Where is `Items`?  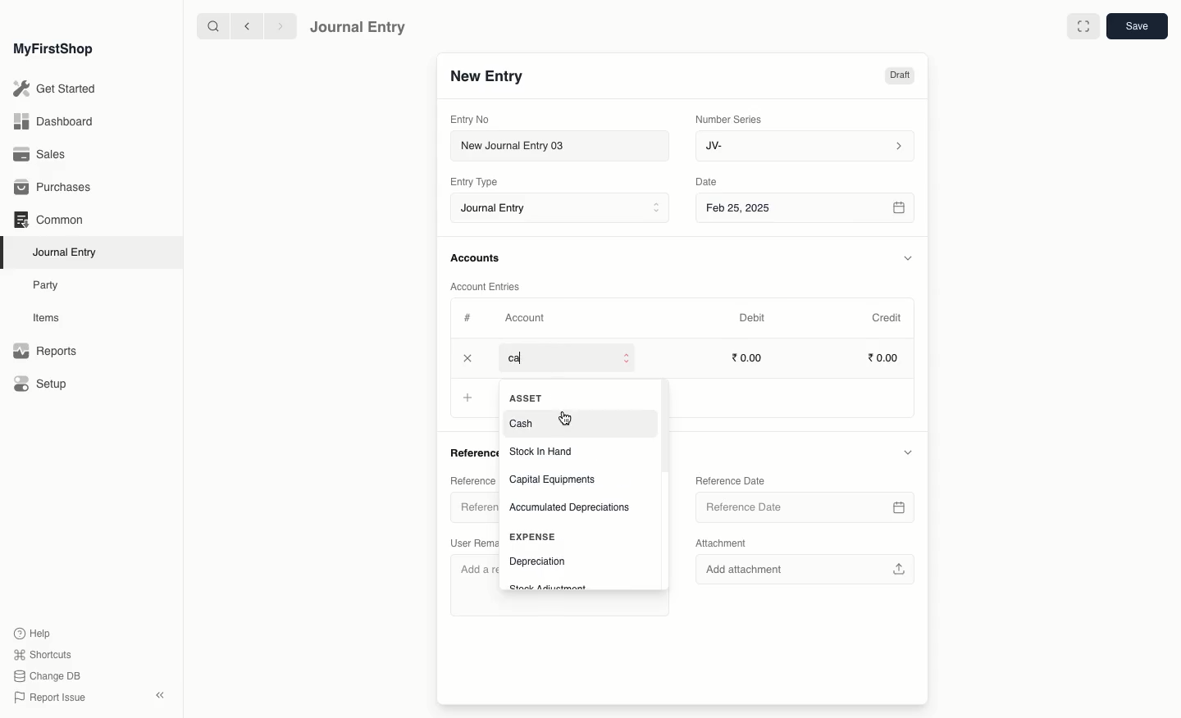 Items is located at coordinates (51, 318).